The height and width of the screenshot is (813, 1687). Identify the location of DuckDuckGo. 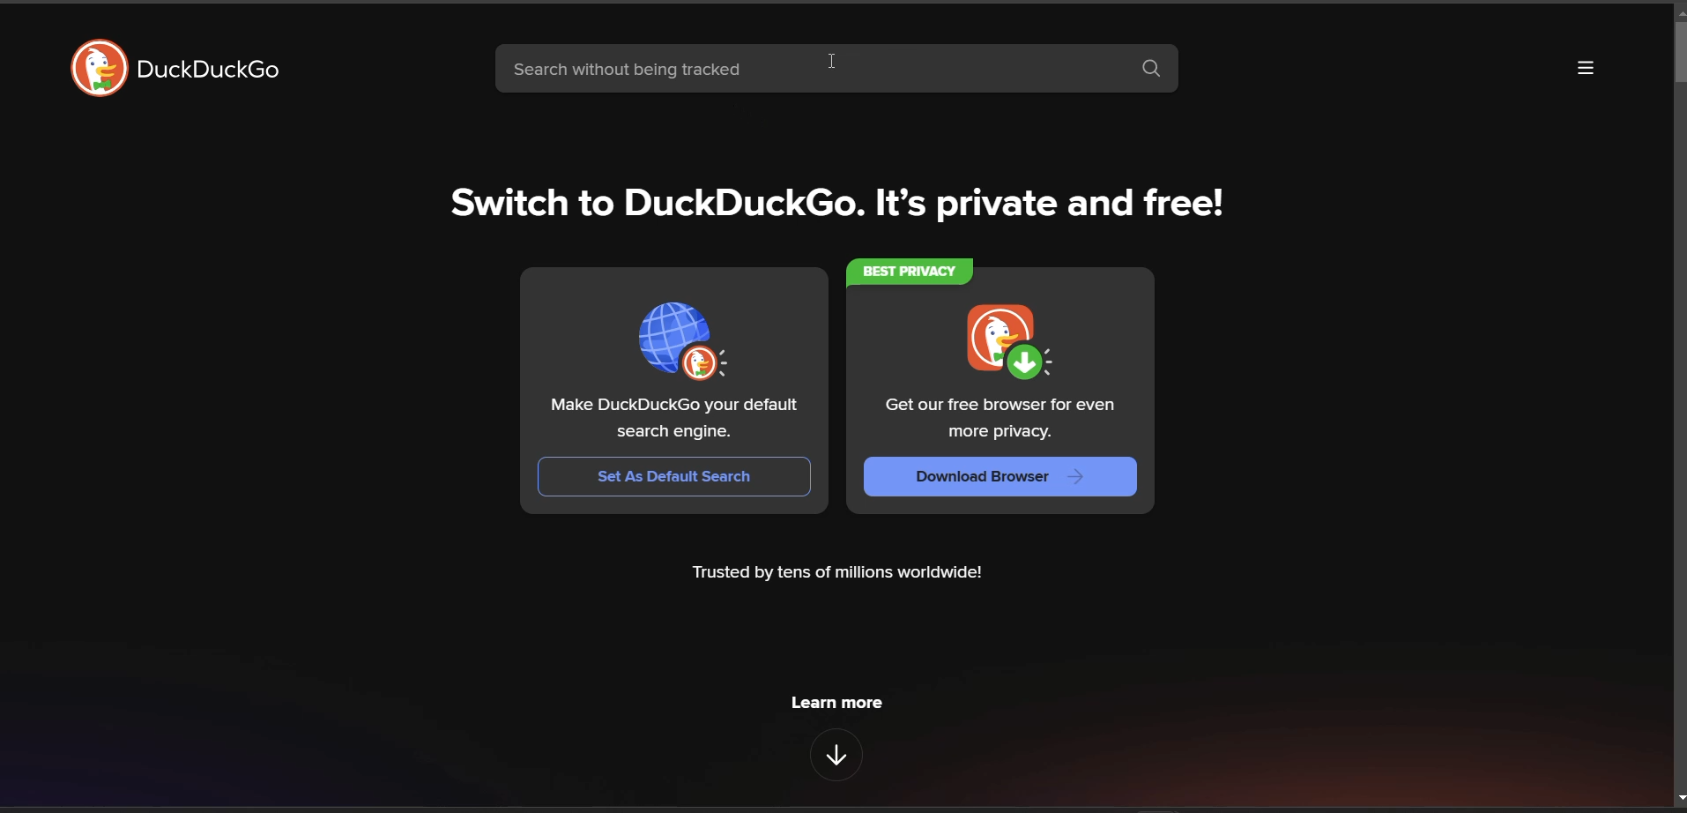
(211, 70).